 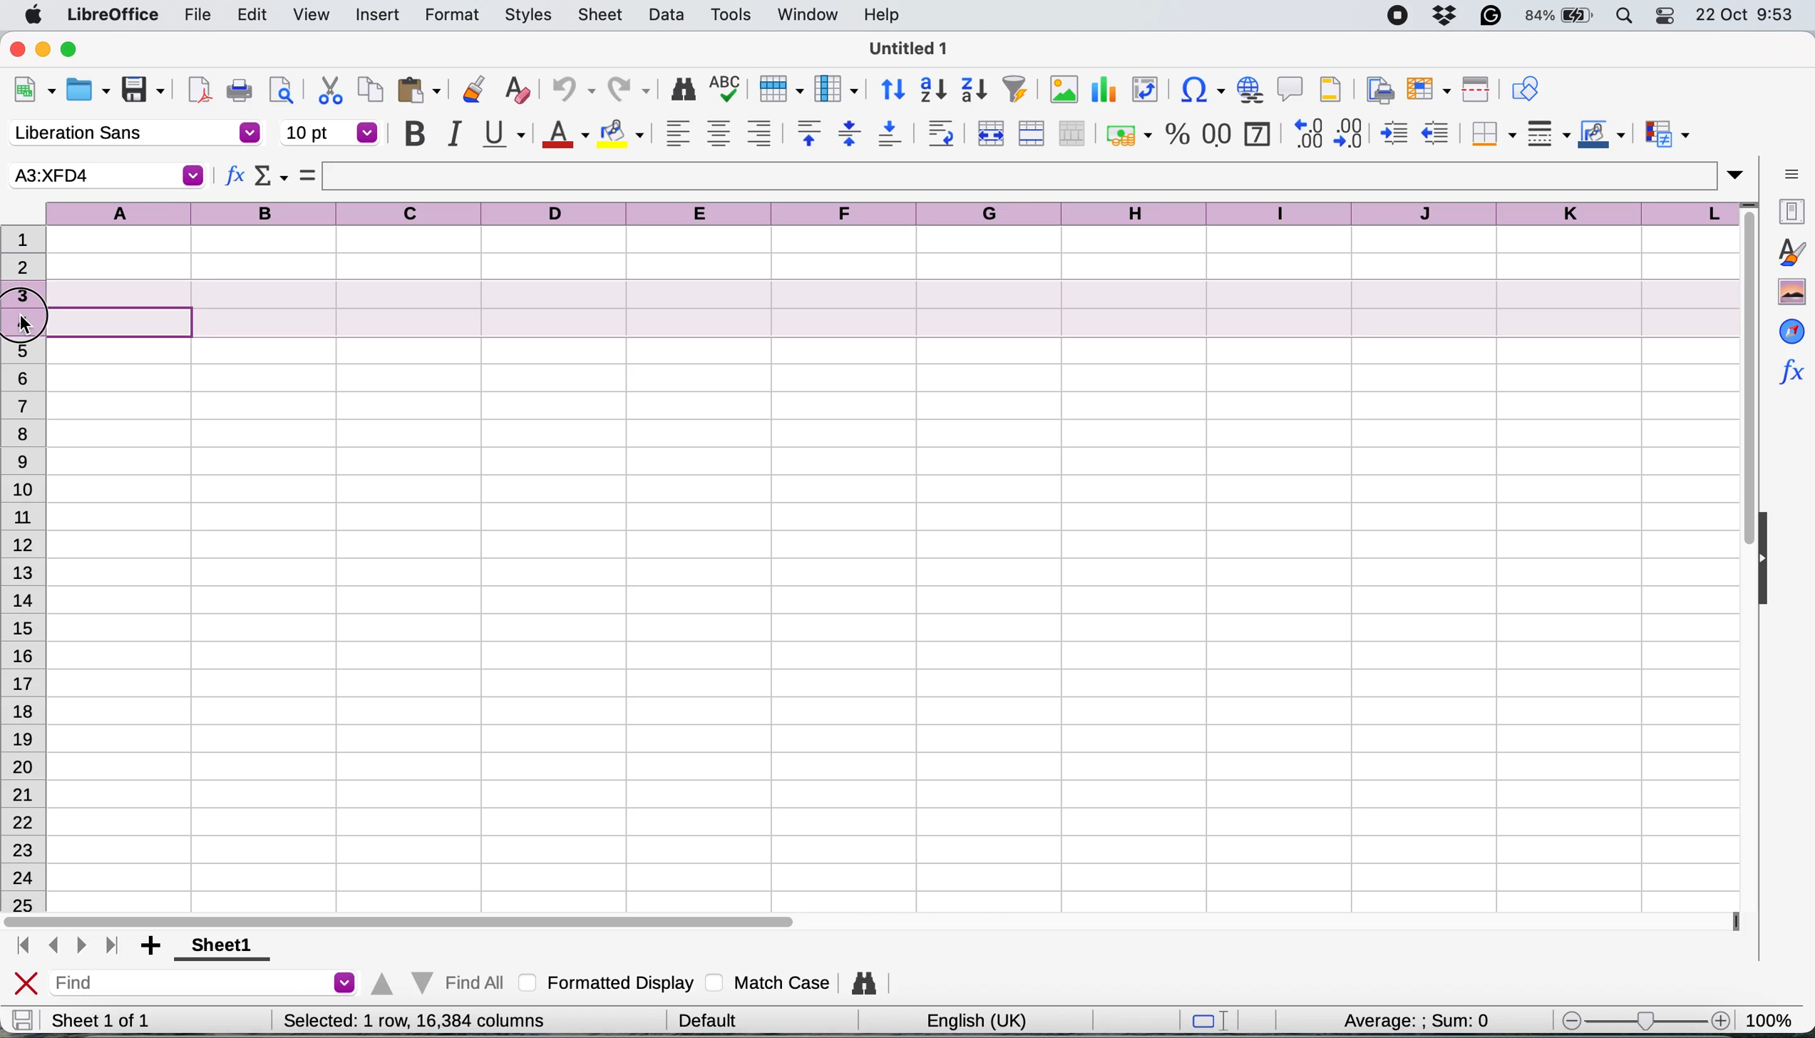 What do you see at coordinates (453, 133) in the screenshot?
I see `italic` at bounding box center [453, 133].